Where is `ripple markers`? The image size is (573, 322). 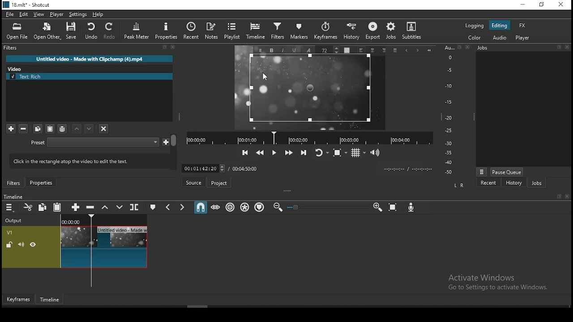 ripple markers is located at coordinates (261, 208).